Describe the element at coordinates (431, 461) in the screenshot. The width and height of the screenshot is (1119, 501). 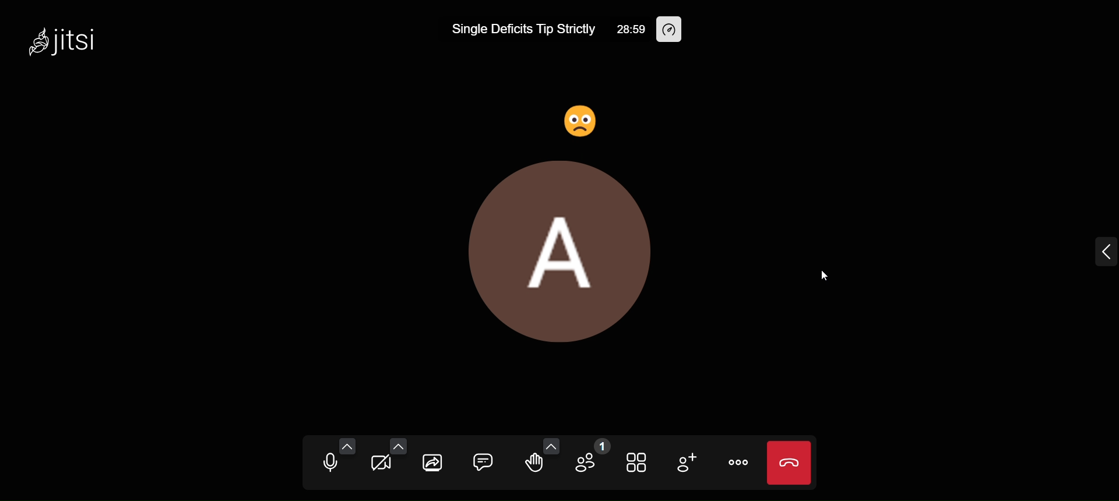
I see `start screen sharing` at that location.